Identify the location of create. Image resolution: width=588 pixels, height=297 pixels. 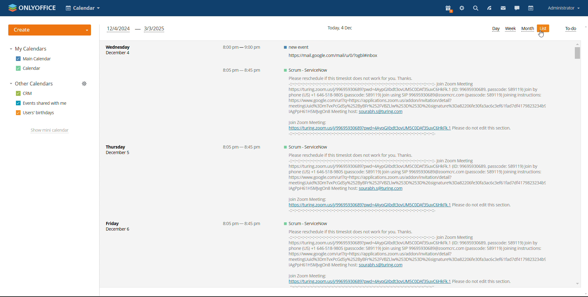
(50, 30).